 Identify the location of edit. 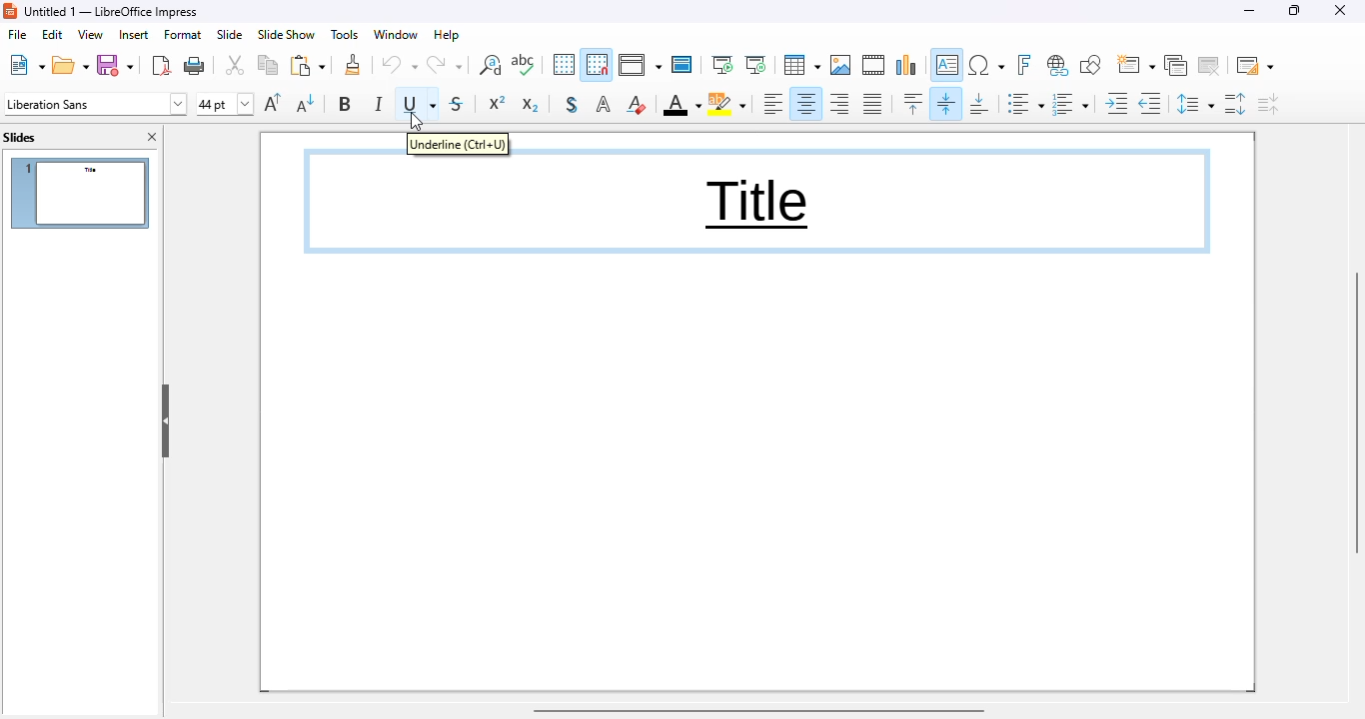
(53, 35).